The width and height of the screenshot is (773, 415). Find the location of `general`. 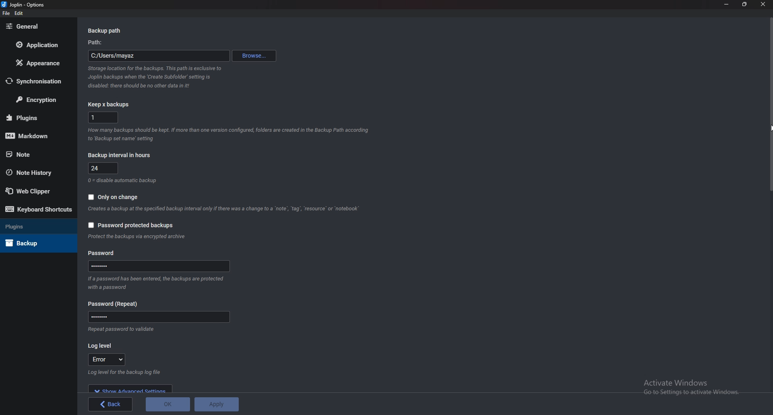

general is located at coordinates (35, 27).